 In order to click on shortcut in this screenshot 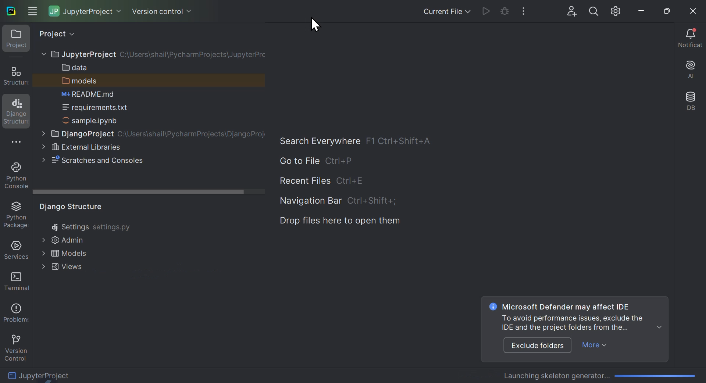, I will do `click(348, 162)`.